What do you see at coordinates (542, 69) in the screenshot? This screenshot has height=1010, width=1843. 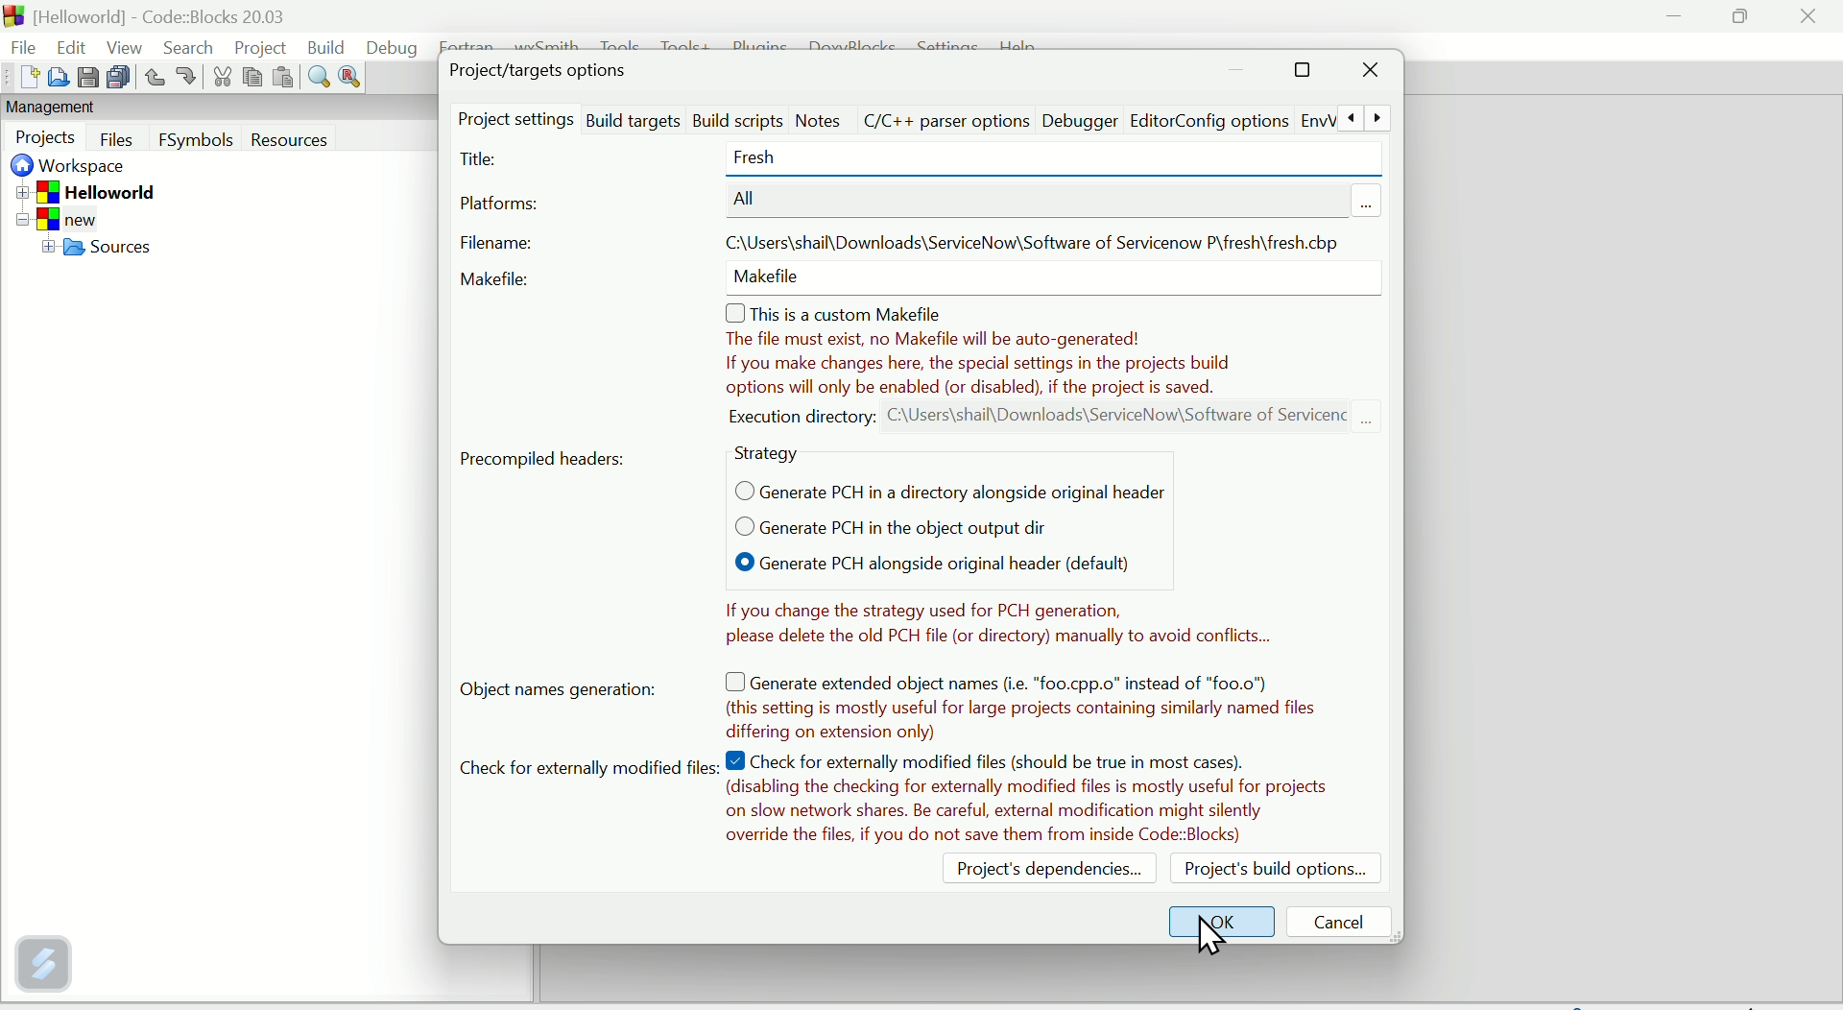 I see `Project target options` at bounding box center [542, 69].